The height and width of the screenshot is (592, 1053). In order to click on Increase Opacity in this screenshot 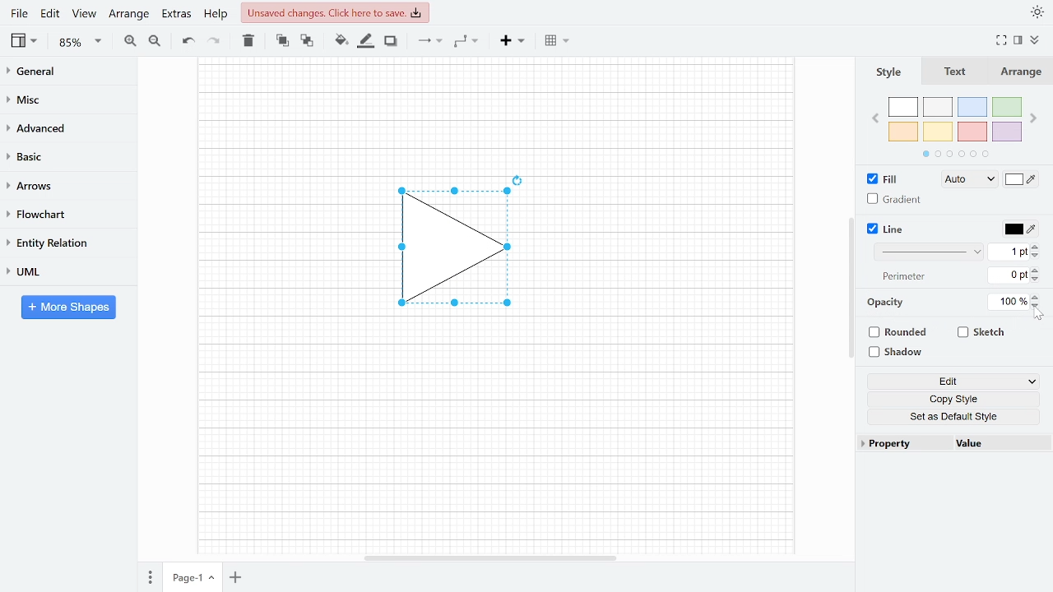, I will do `click(1037, 296)`.